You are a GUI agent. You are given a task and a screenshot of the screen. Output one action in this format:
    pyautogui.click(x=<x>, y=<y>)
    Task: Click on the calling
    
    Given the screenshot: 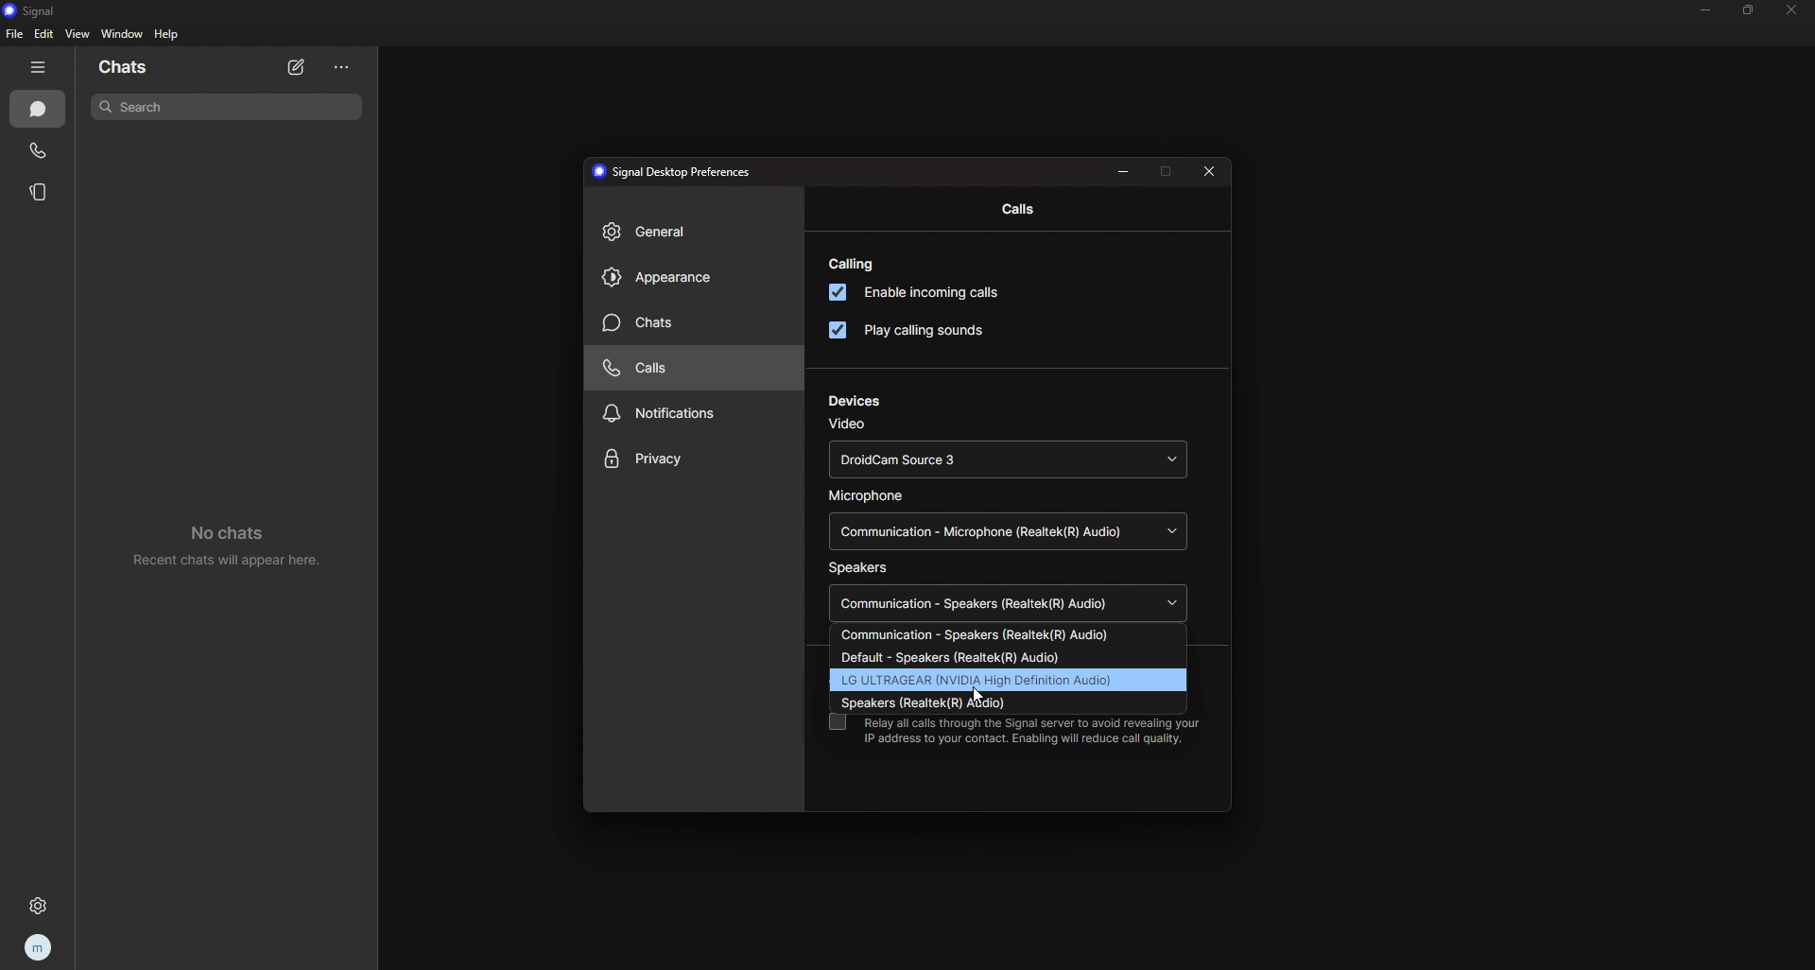 What is the action you would take?
    pyautogui.click(x=852, y=264)
    